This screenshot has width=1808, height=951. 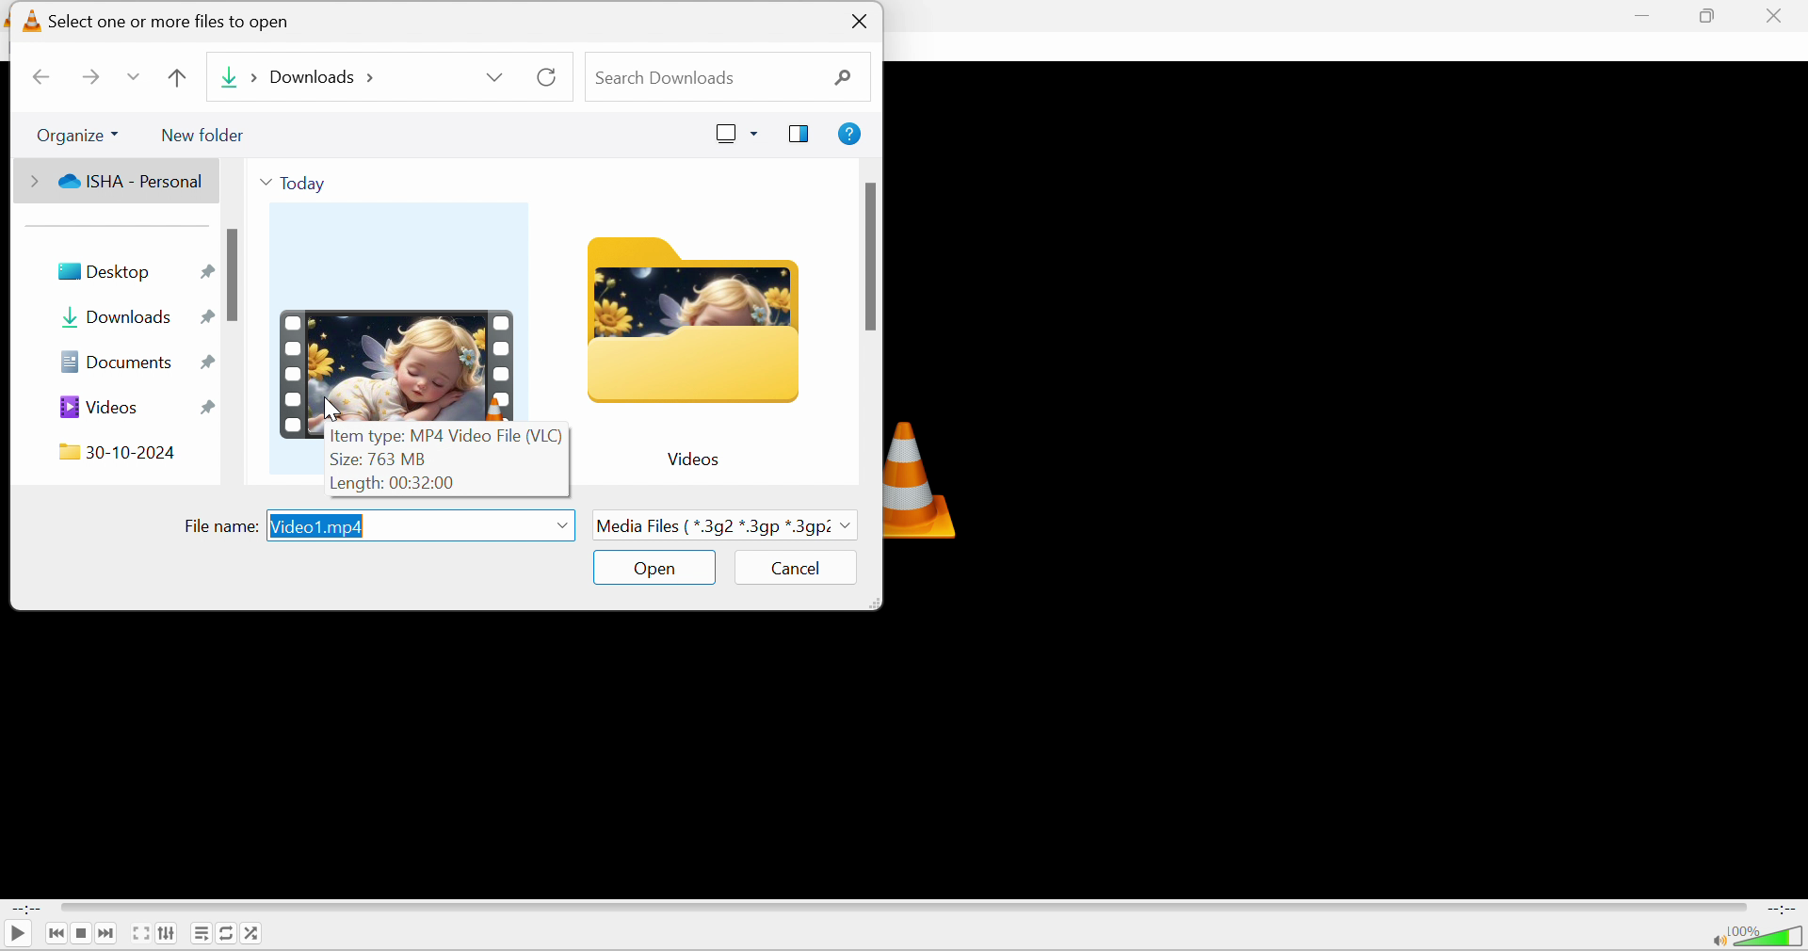 I want to click on Previous media in the playlist, skip backward when held, so click(x=55, y=935).